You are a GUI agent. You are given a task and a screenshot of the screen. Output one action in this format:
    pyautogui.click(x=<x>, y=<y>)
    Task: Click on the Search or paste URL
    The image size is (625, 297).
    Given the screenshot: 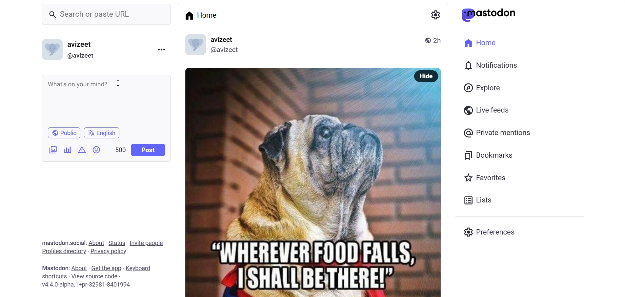 What is the action you would take?
    pyautogui.click(x=93, y=15)
    